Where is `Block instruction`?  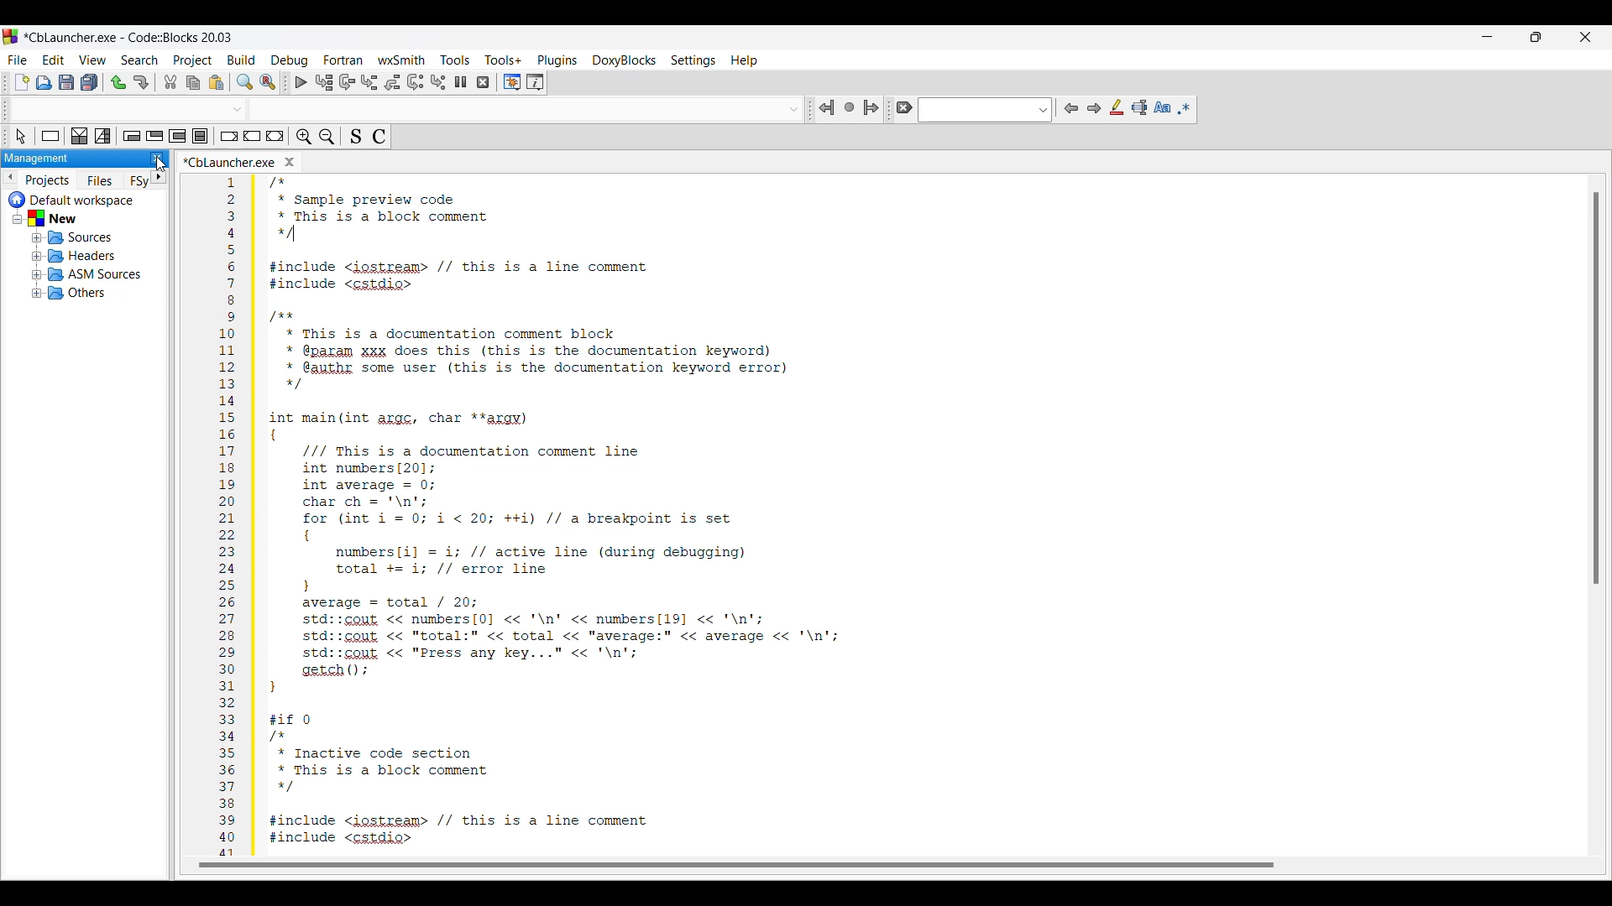
Block instruction is located at coordinates (200, 136).